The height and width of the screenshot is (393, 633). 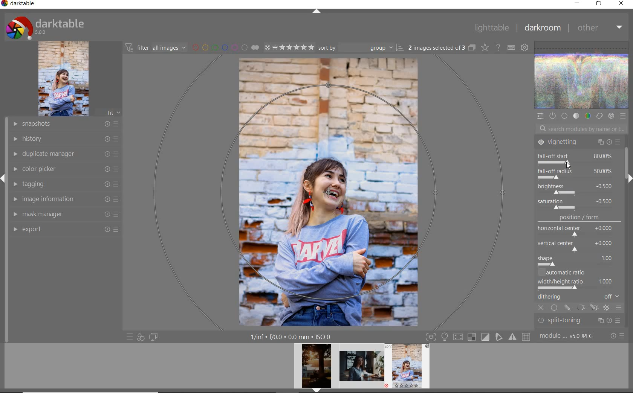 What do you see at coordinates (623, 116) in the screenshot?
I see `preset` at bounding box center [623, 116].